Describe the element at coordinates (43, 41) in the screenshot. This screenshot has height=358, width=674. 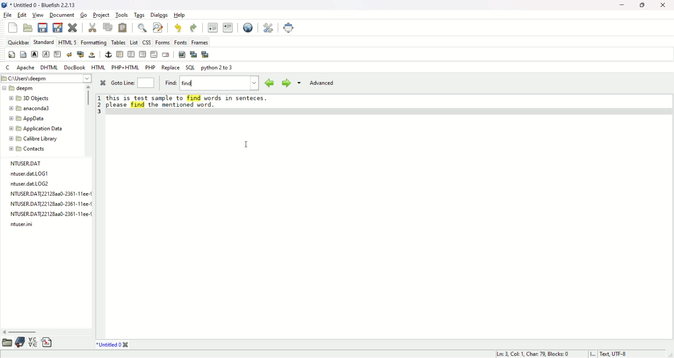
I see `Standard` at that location.